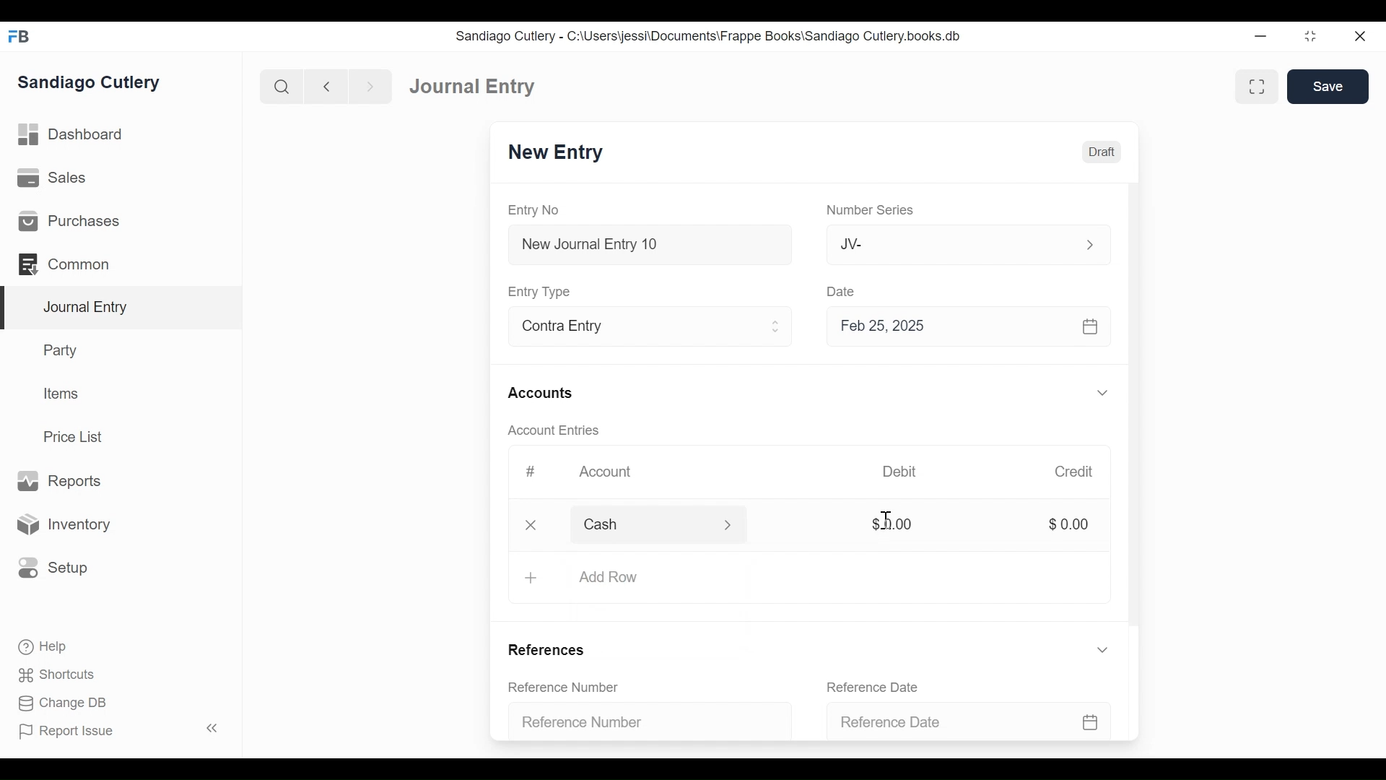 Image resolution: width=1386 pixels, height=780 pixels. I want to click on Navigate Forward, so click(371, 85).